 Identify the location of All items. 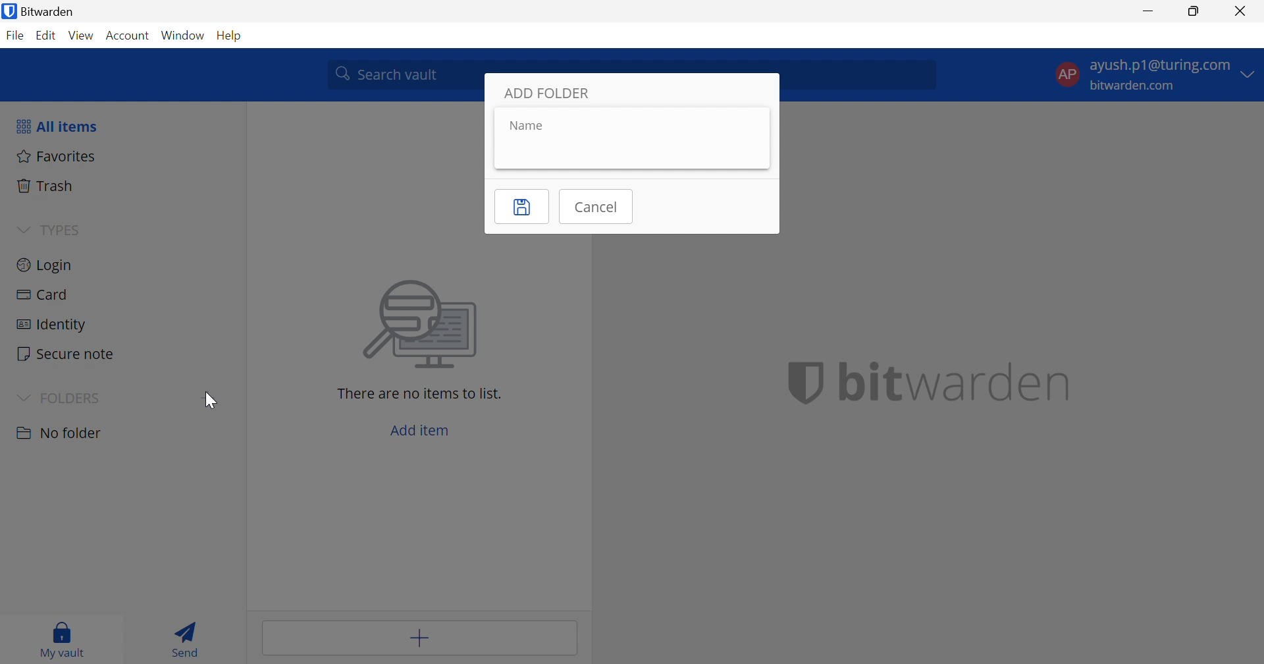
(57, 126).